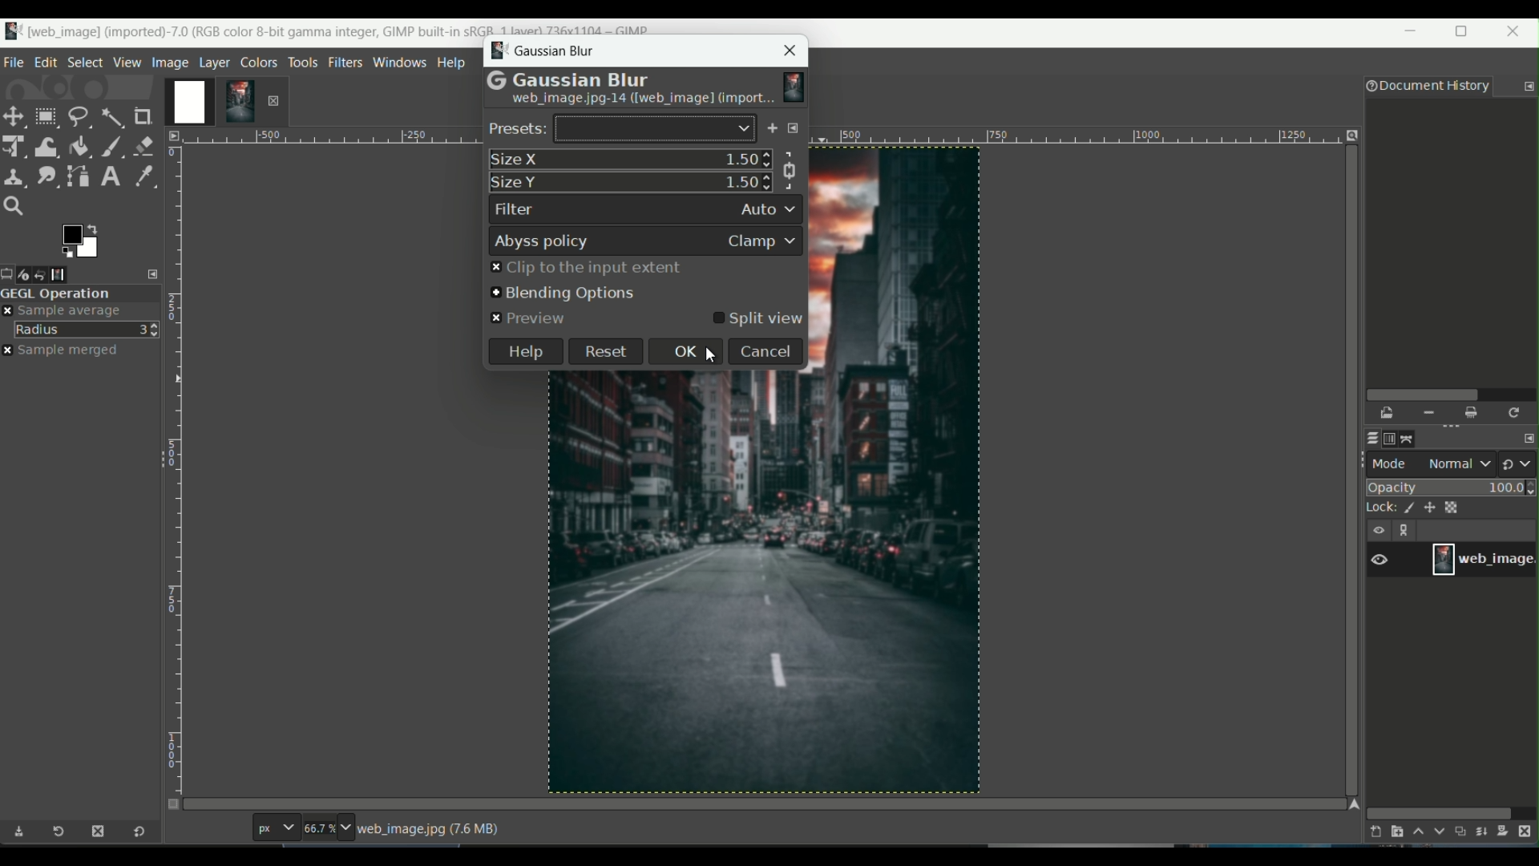 The width and height of the screenshot is (1539, 866). Describe the element at coordinates (170, 62) in the screenshot. I see `image tab` at that location.